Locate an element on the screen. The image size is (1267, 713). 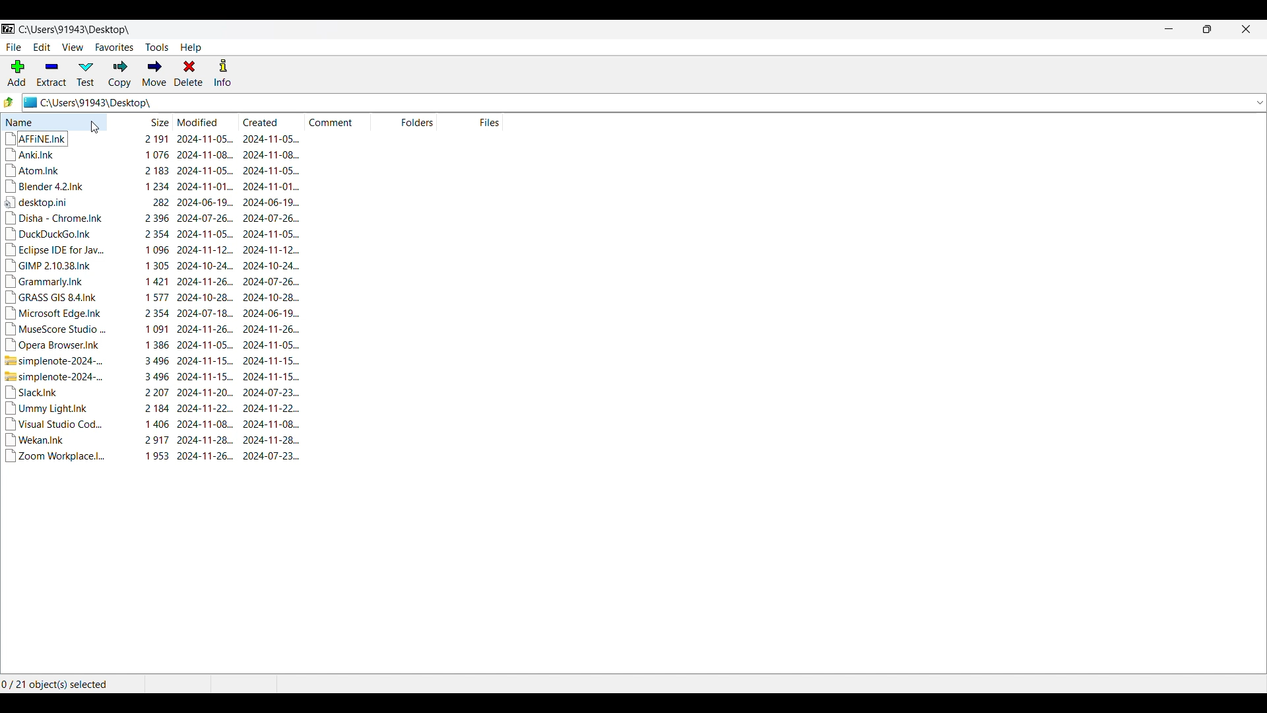
Resize is located at coordinates (1208, 29).